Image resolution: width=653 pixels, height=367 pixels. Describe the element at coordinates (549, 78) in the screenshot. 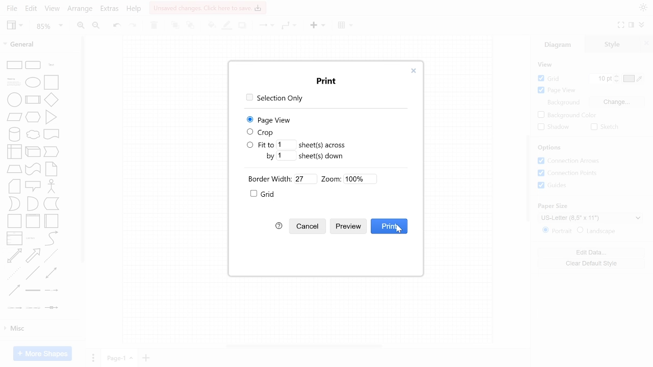

I see `Grid ` at that location.